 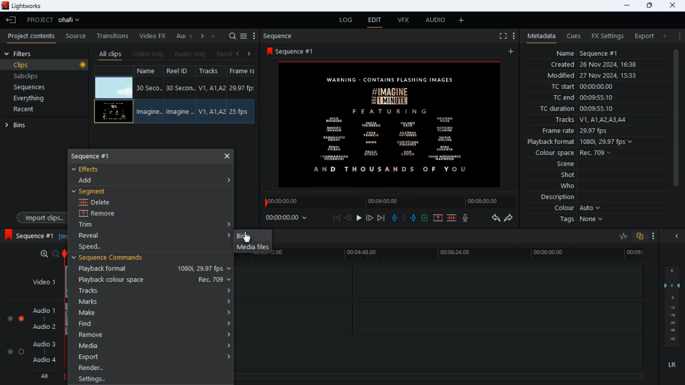 I want to click on audio 1, so click(x=45, y=312).